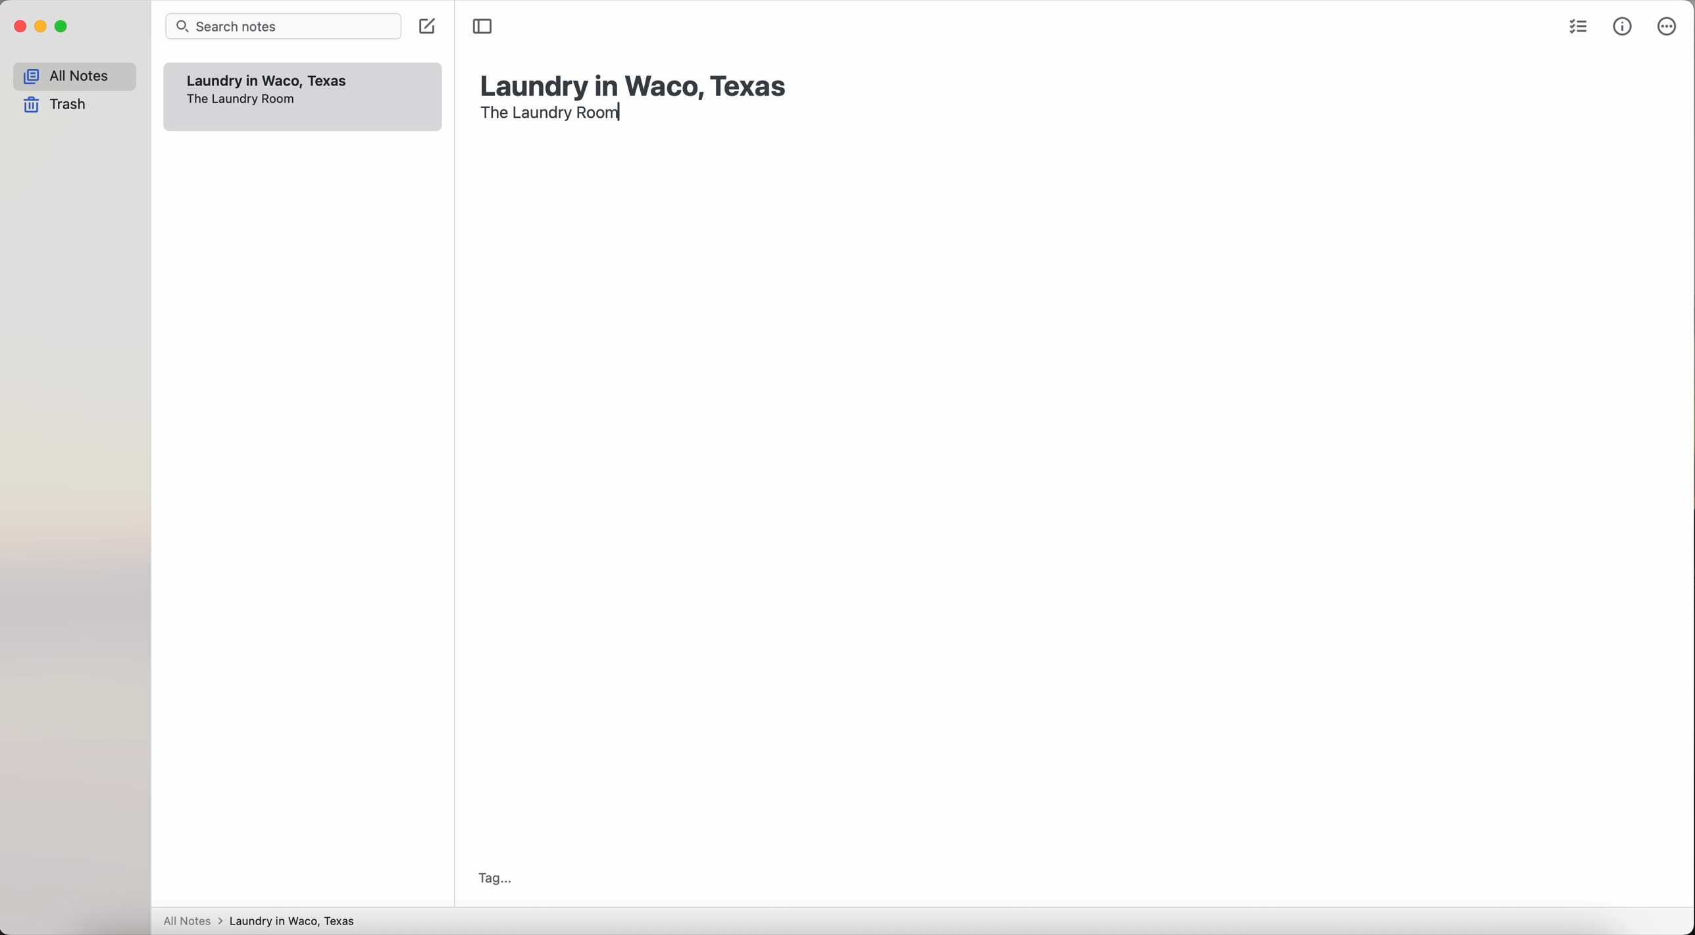 The width and height of the screenshot is (1695, 935). Describe the element at coordinates (241, 100) in the screenshot. I see `the laundry room` at that location.